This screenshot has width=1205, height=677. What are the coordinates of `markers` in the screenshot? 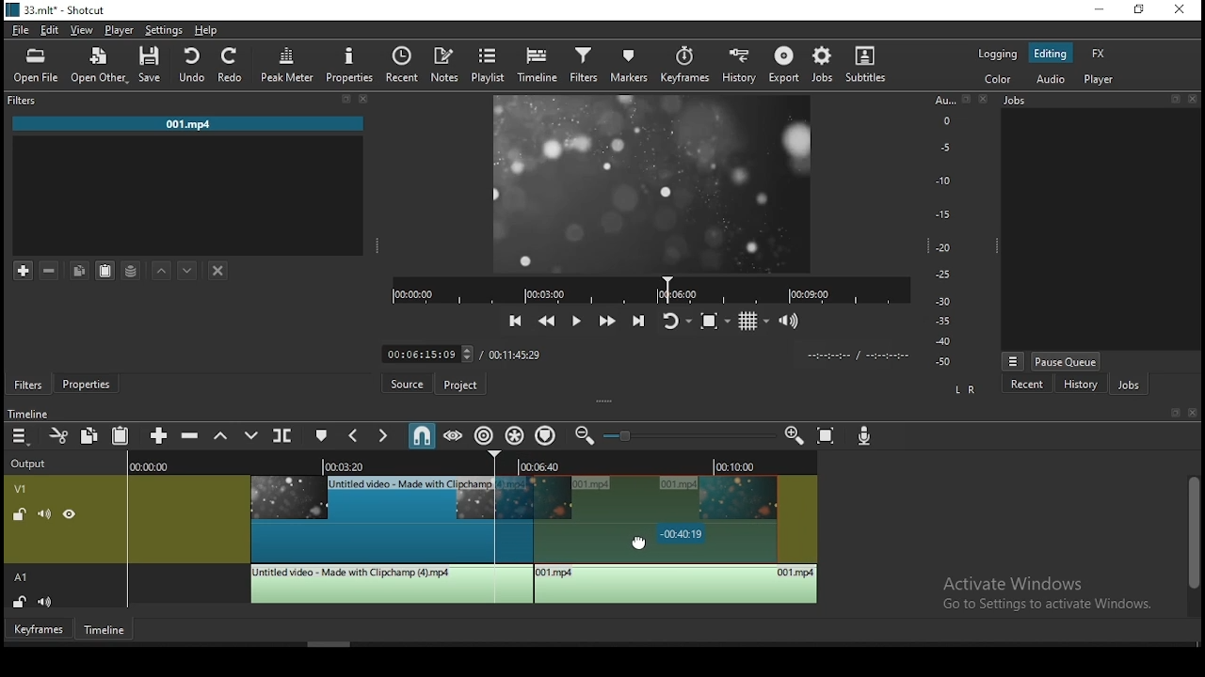 It's located at (631, 66).